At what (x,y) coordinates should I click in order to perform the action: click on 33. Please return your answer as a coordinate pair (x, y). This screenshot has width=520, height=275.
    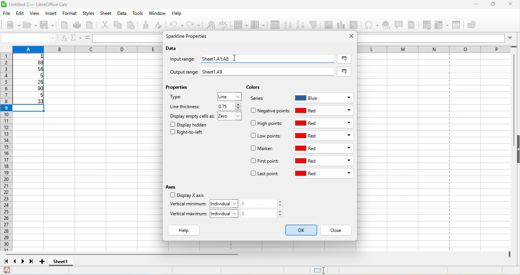
    Looking at the image, I should click on (30, 102).